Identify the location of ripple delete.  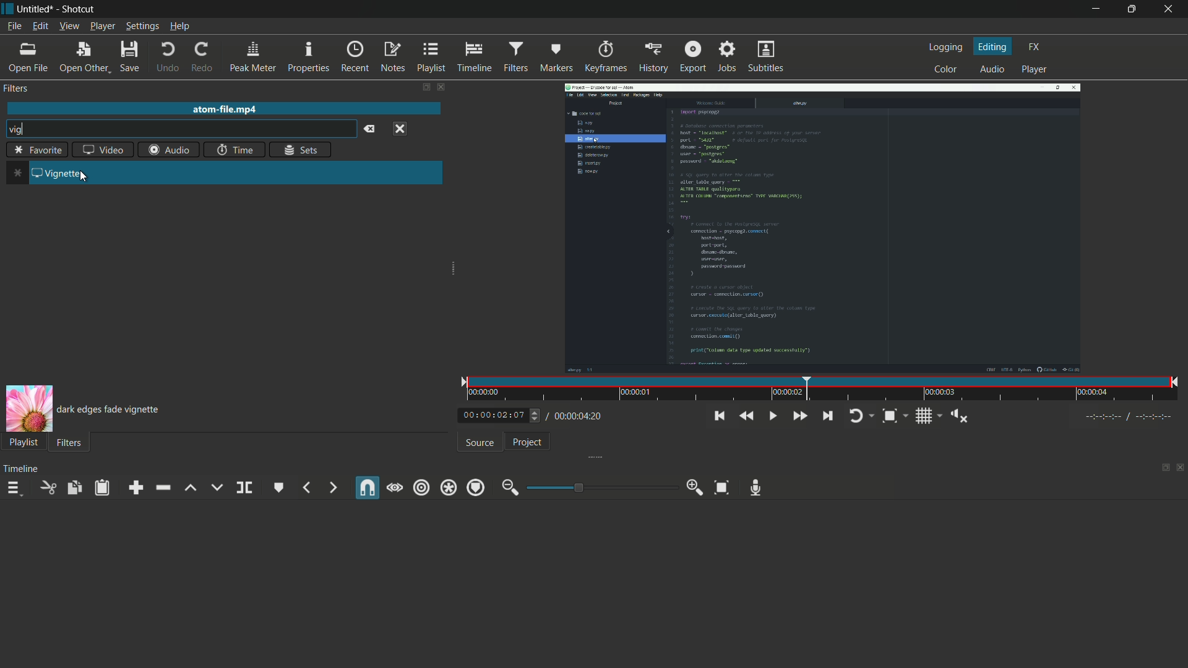
(162, 487).